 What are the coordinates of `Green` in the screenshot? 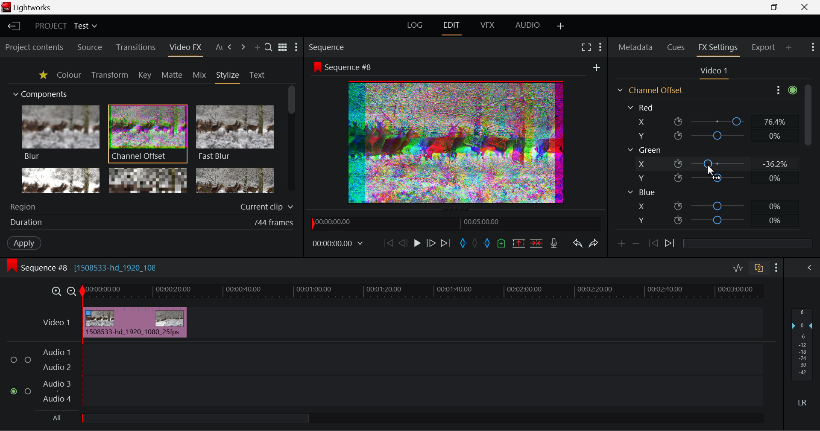 It's located at (644, 150).